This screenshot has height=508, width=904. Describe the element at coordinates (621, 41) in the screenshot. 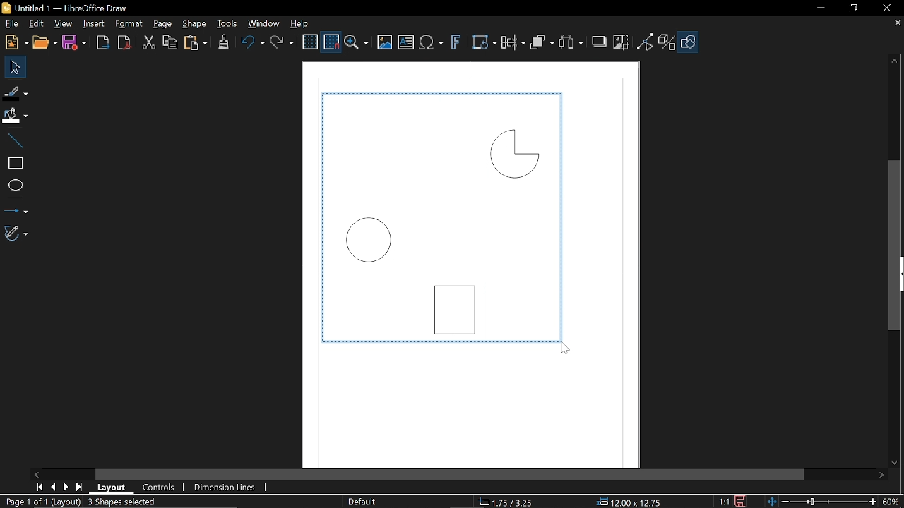

I see `Crop` at that location.